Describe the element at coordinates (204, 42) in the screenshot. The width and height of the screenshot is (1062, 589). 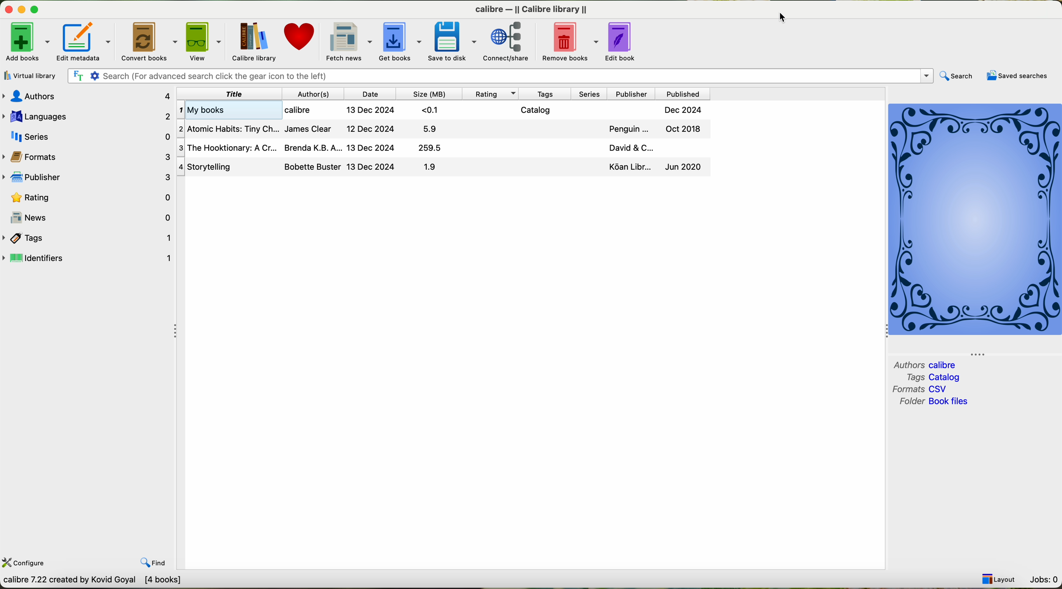
I see `view` at that location.